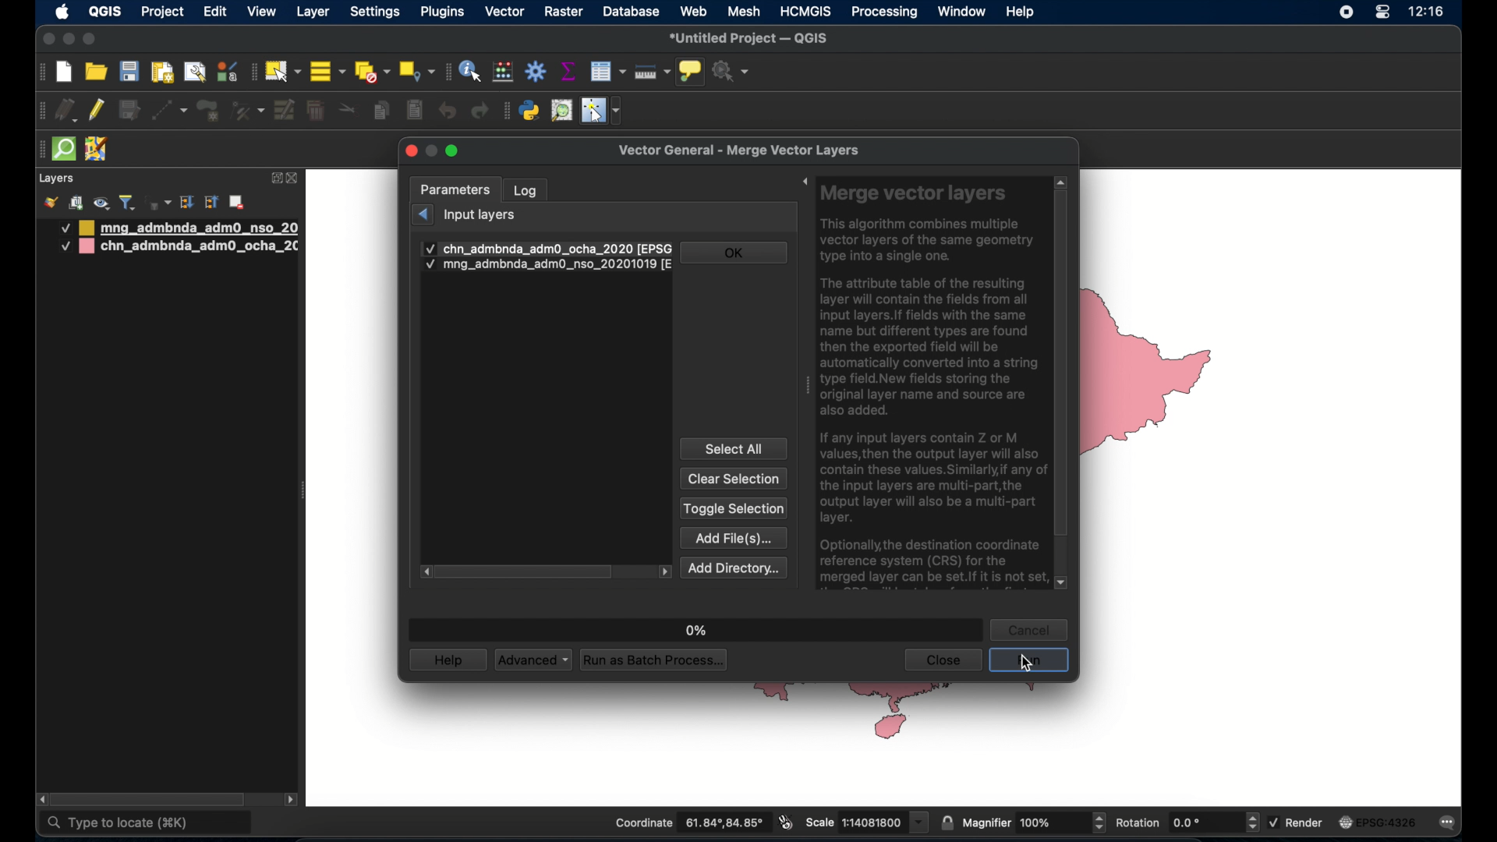  I want to click on vector general - merge vector layers, so click(744, 150).